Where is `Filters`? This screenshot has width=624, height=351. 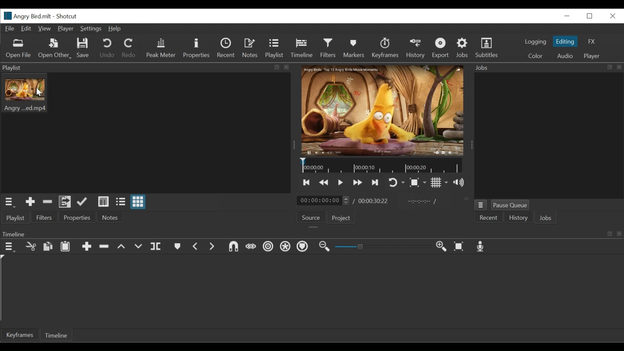
Filters is located at coordinates (328, 48).